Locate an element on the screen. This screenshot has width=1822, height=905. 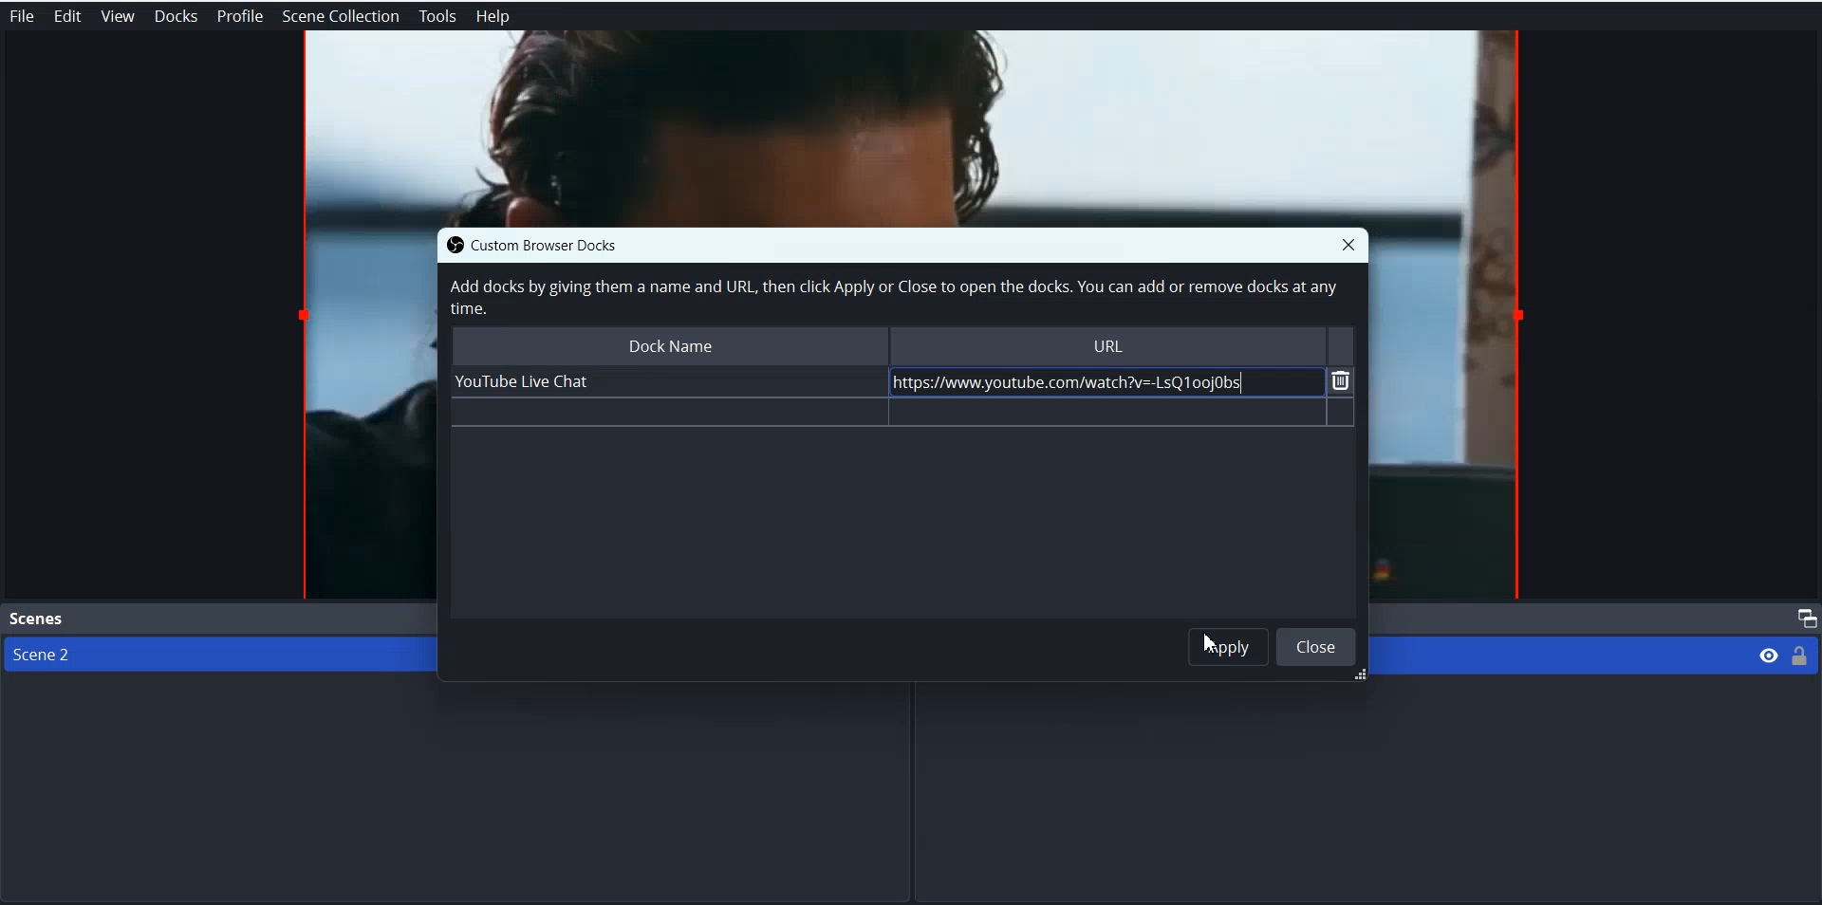
File Preview window is located at coordinates (1452, 416).